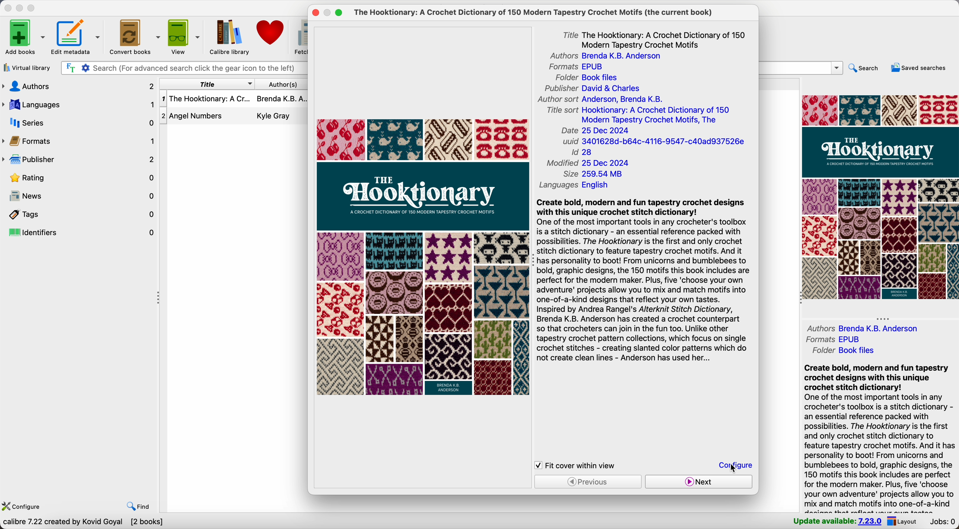 The height and width of the screenshot is (529, 959). What do you see at coordinates (235, 118) in the screenshot?
I see `Angel numbers book details` at bounding box center [235, 118].